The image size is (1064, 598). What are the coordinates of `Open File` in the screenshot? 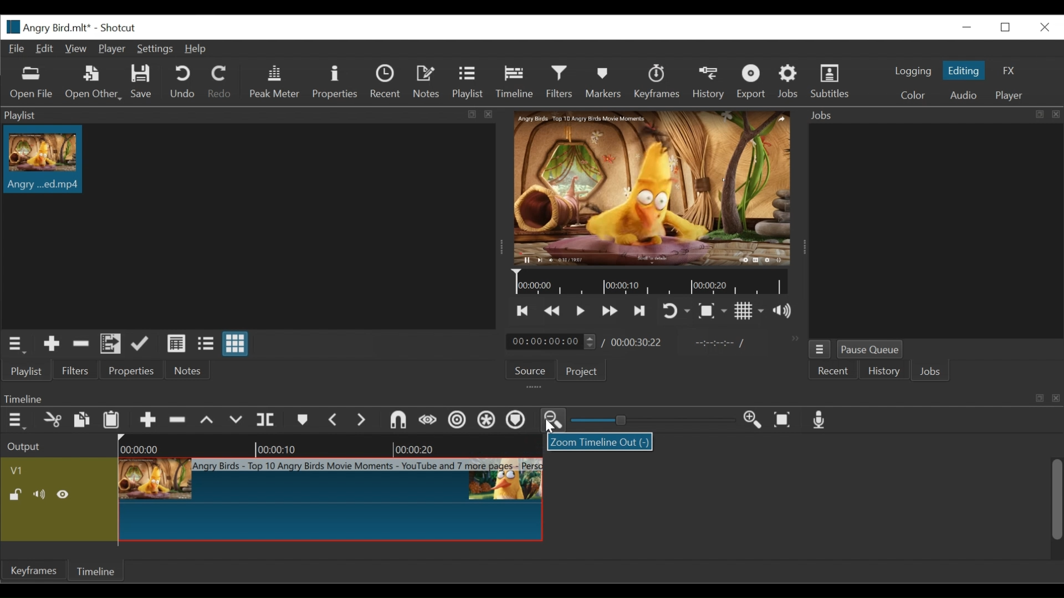 It's located at (31, 83).